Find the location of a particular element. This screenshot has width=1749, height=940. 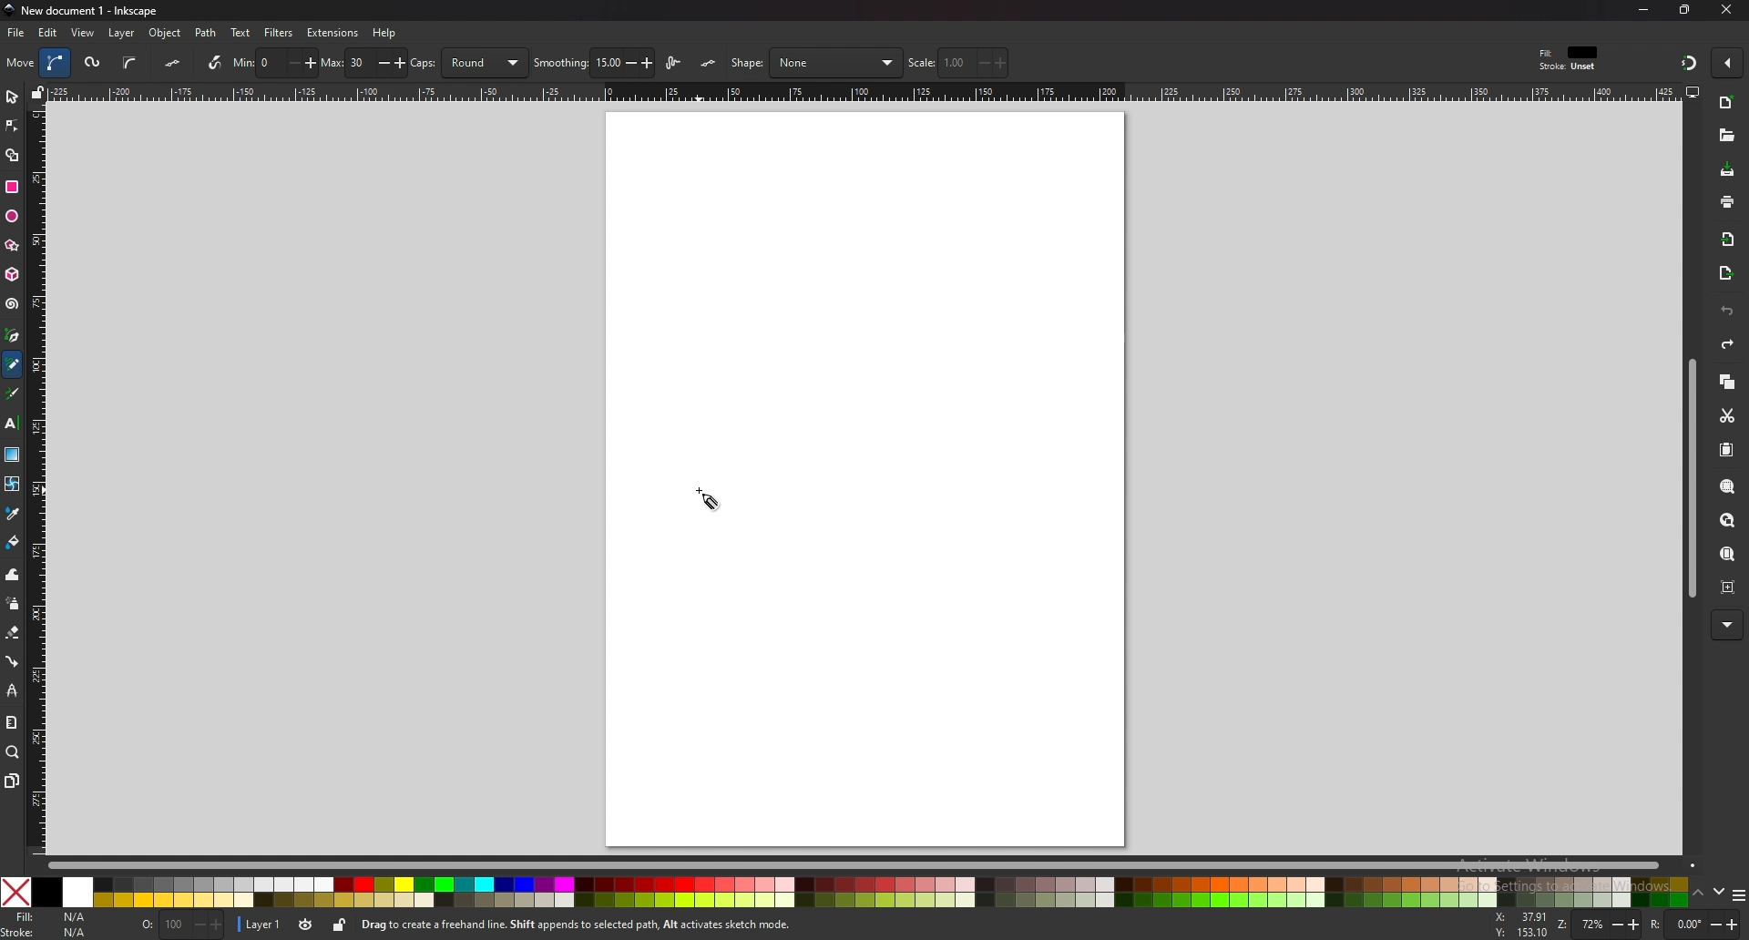

bezier path is located at coordinates (57, 62).